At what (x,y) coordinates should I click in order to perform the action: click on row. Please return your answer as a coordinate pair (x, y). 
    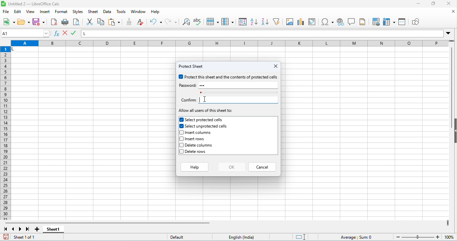
    Looking at the image, I should click on (212, 22).